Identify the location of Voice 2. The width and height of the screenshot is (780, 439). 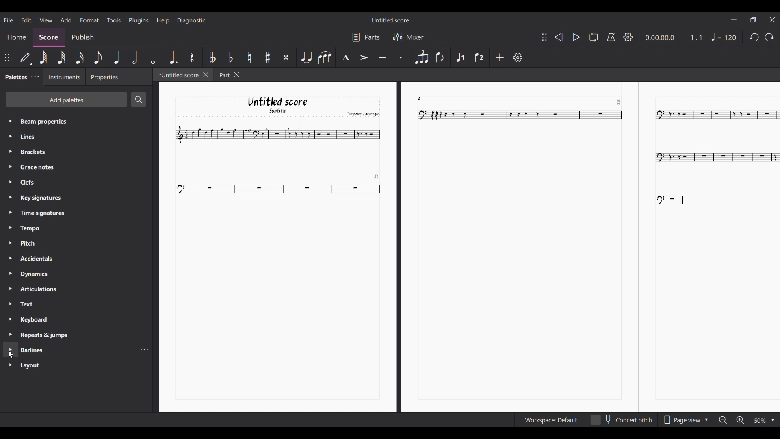
(479, 57).